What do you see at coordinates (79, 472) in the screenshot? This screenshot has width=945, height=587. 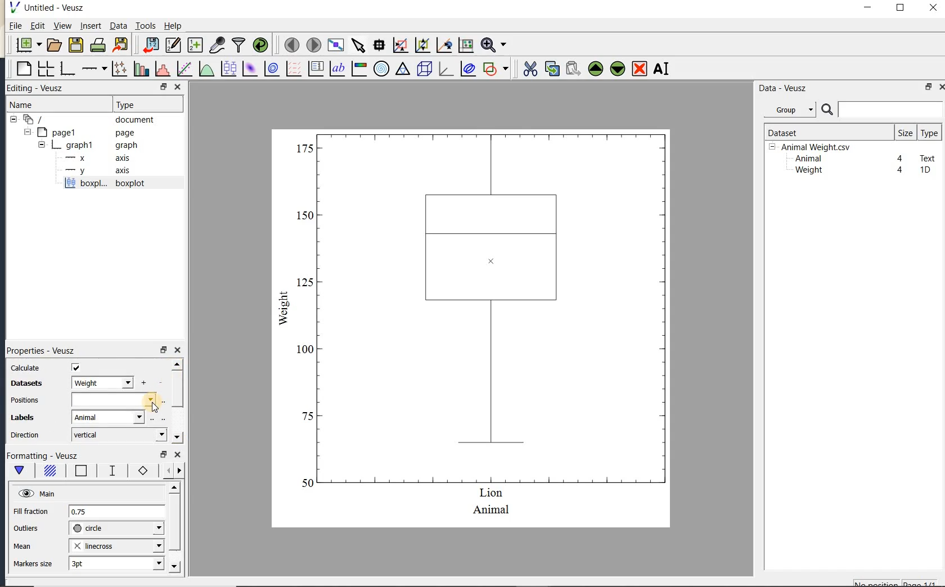 I see `box border` at bounding box center [79, 472].